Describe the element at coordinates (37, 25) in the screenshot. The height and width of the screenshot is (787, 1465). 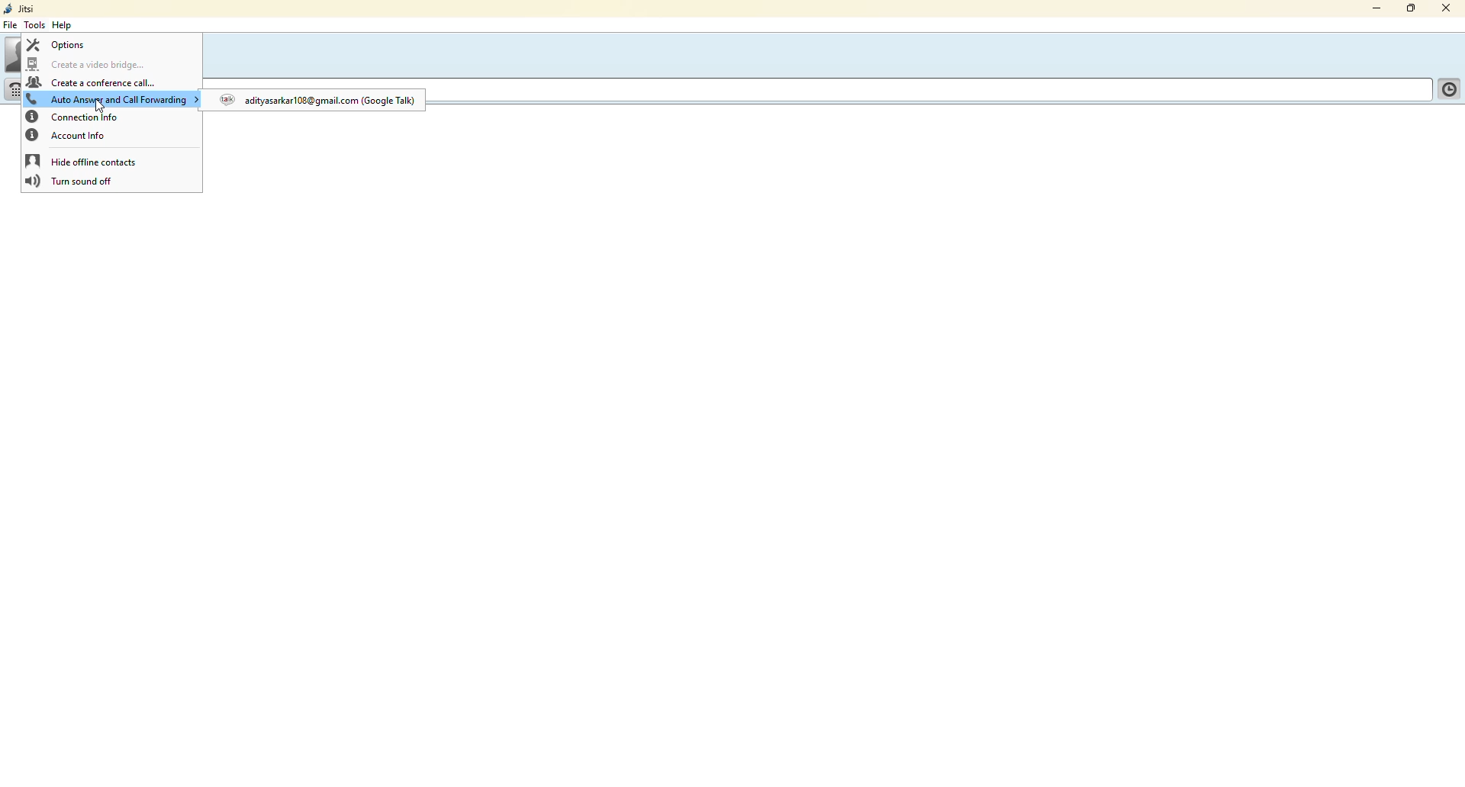
I see `tools` at that location.